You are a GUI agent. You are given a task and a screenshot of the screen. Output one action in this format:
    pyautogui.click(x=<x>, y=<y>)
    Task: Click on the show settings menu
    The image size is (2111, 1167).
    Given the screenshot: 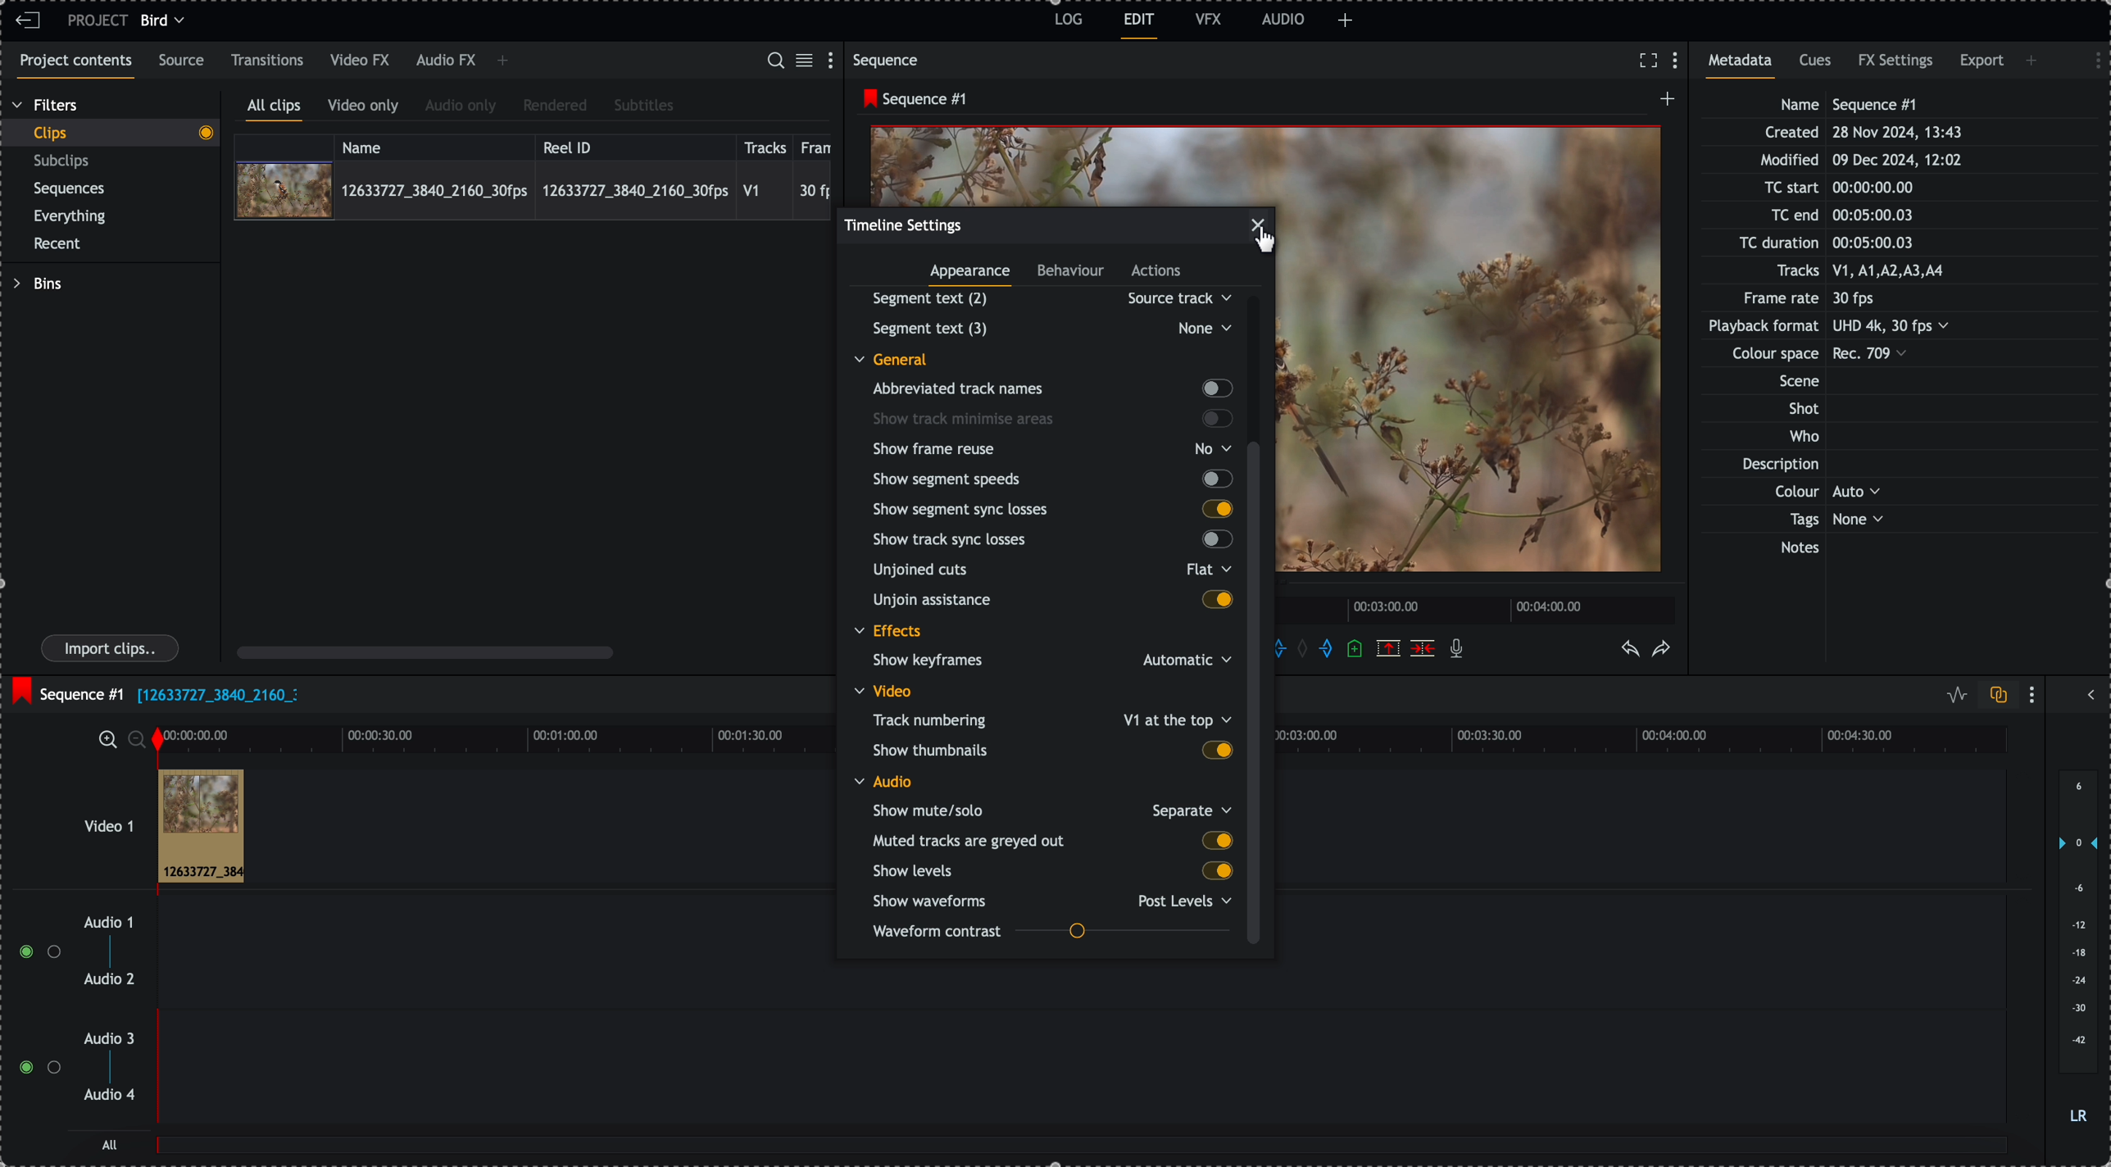 What is the action you would take?
    pyautogui.click(x=2036, y=694)
    